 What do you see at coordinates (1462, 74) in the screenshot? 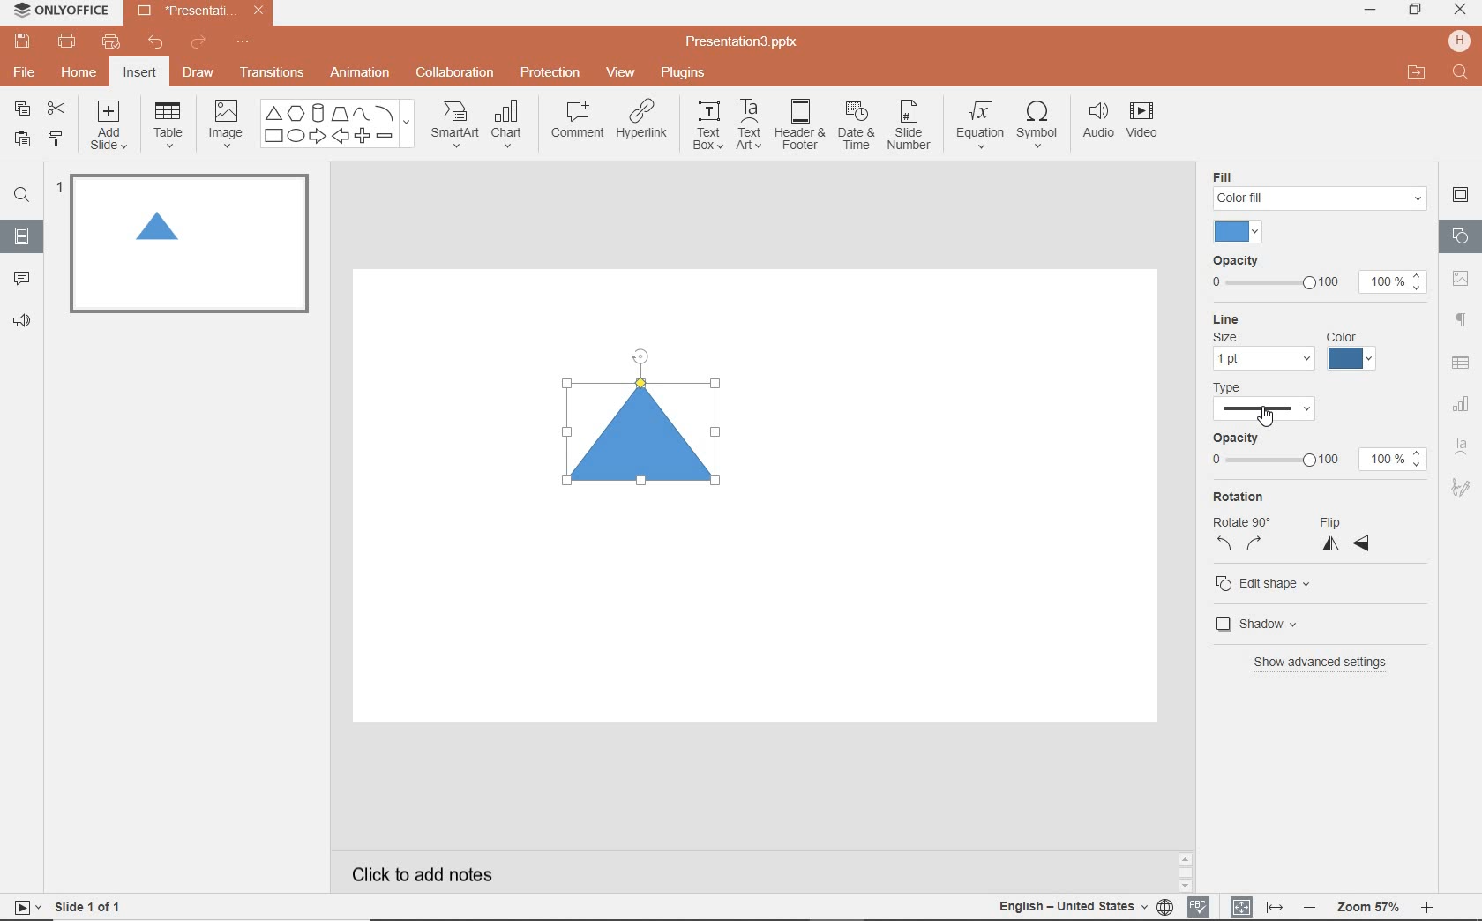
I see `FIND` at bounding box center [1462, 74].